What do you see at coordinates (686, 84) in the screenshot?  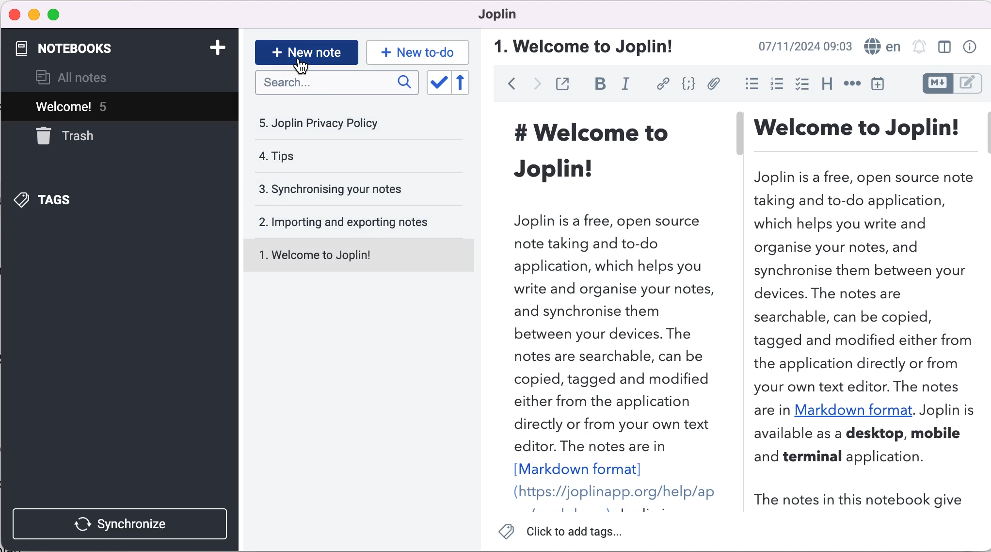 I see `code` at bounding box center [686, 84].